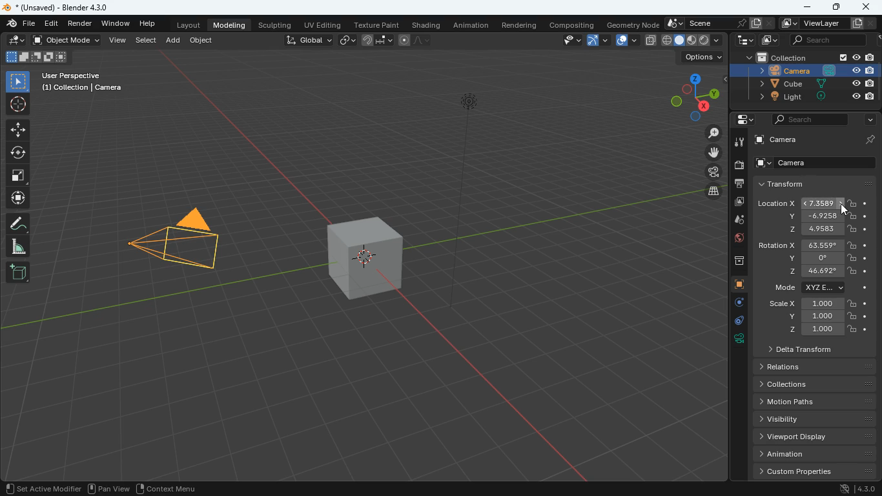 The height and width of the screenshot is (496, 882). Describe the element at coordinates (427, 25) in the screenshot. I see `shading` at that location.